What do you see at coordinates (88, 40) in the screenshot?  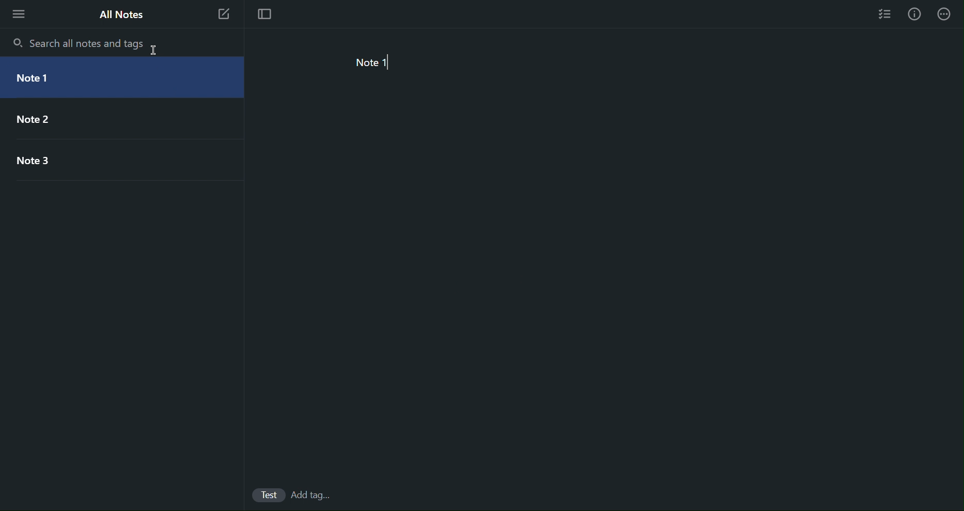 I see `Search all notes and tags` at bounding box center [88, 40].